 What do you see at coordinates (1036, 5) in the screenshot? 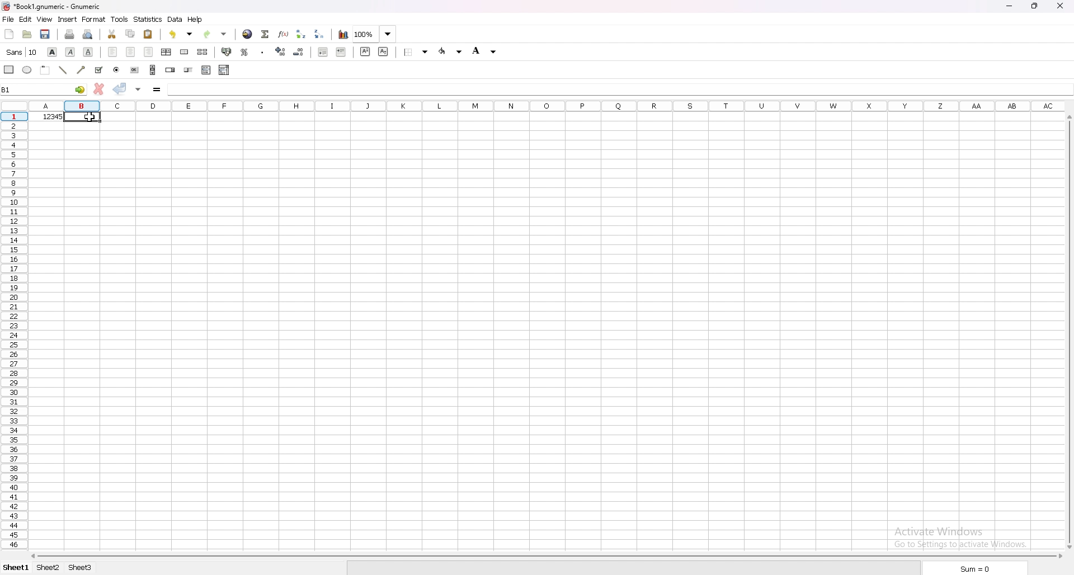
I see `resize` at bounding box center [1036, 5].